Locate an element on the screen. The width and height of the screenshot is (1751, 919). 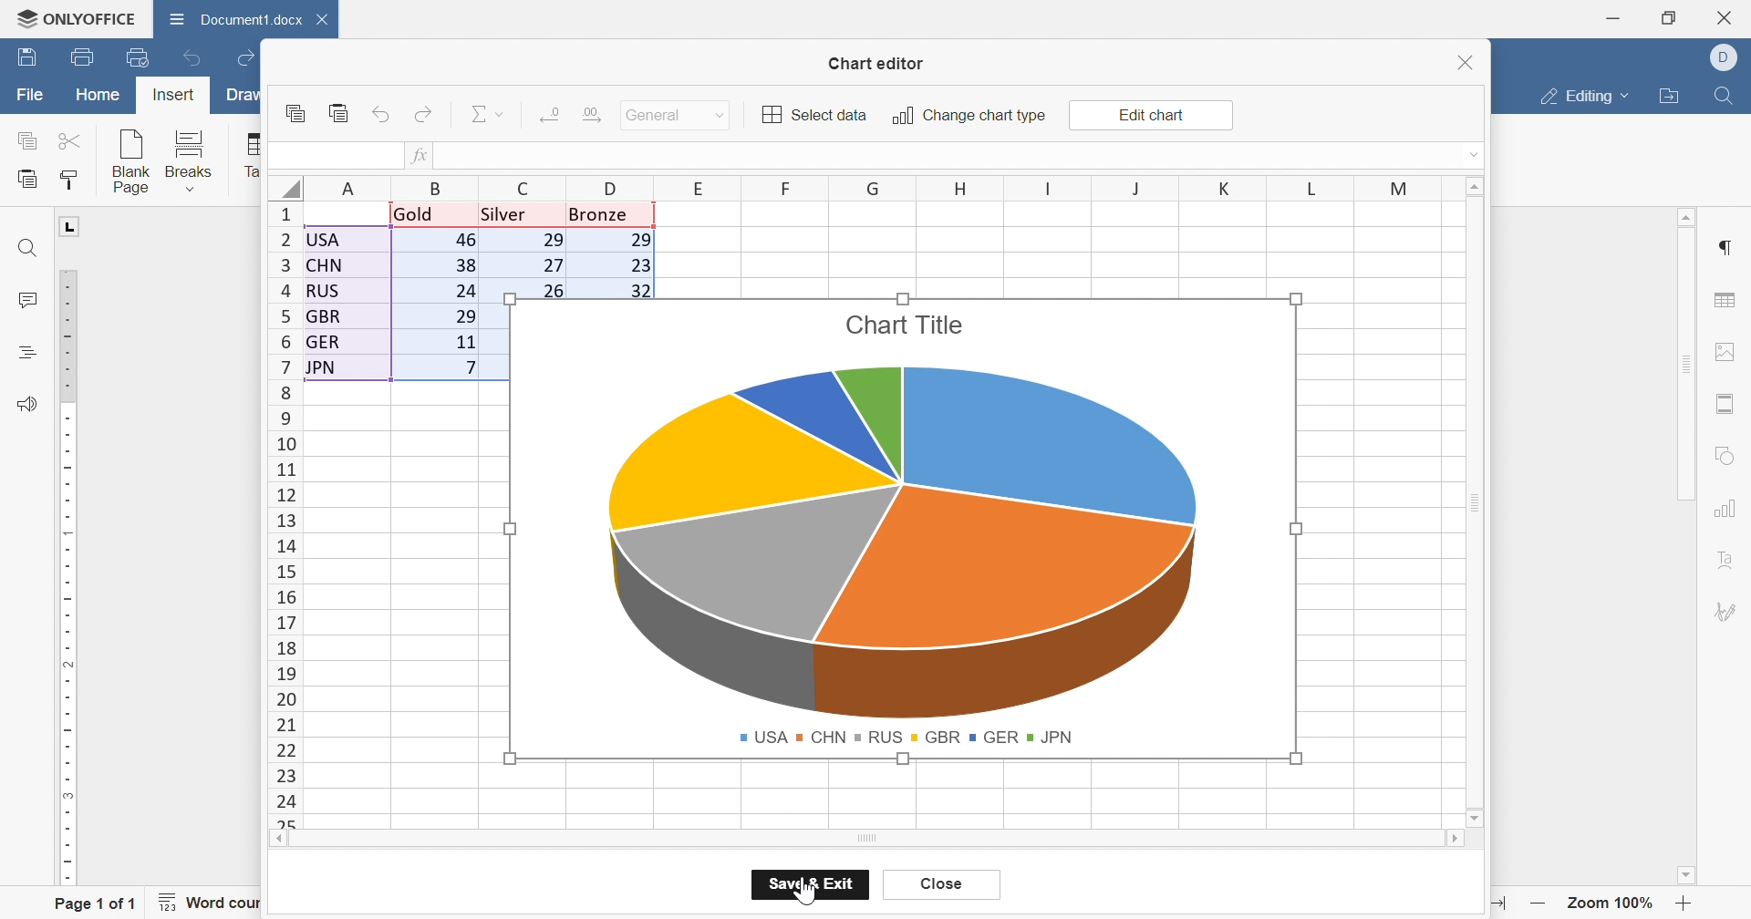
Header & Footer settings is located at coordinates (1730, 403).